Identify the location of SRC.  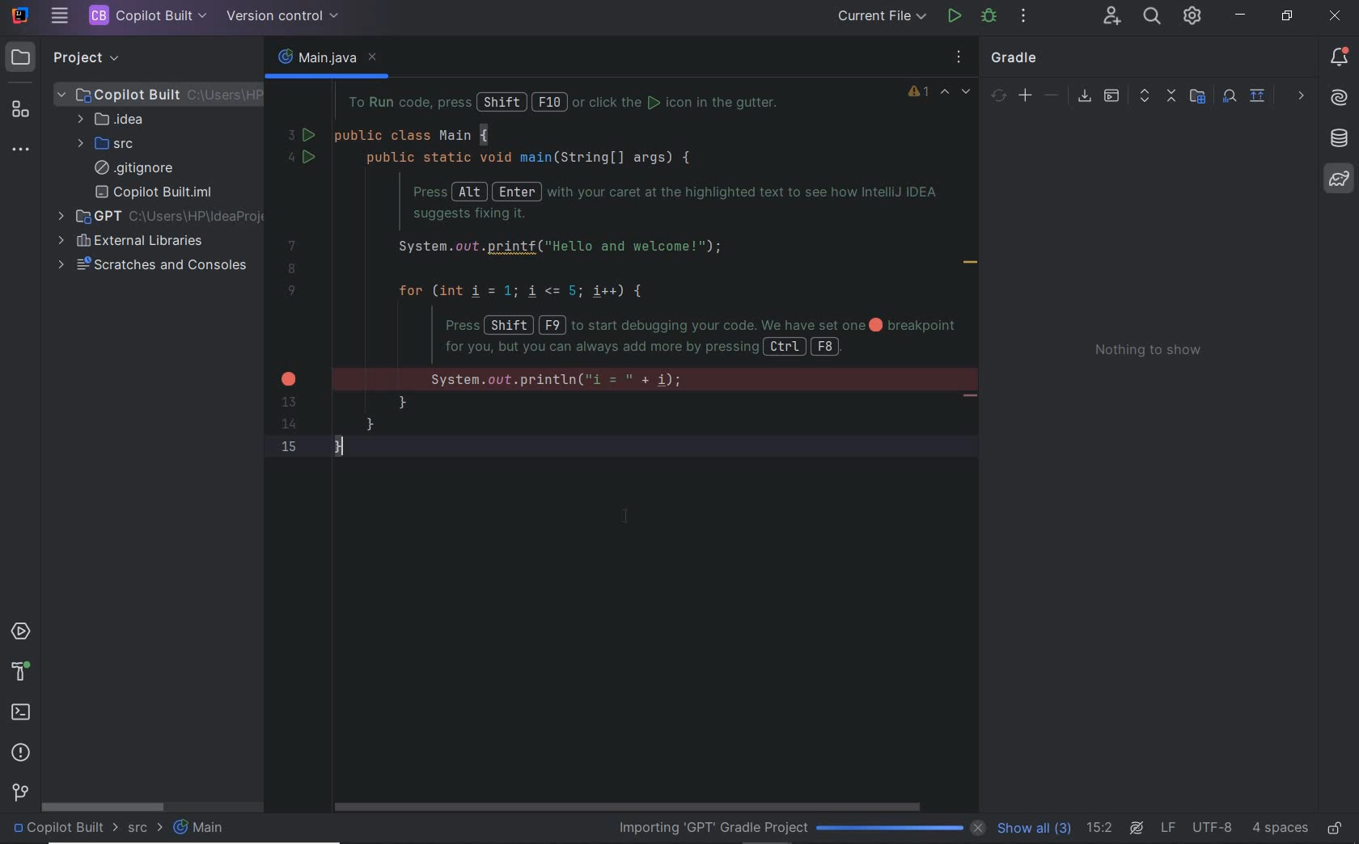
(108, 143).